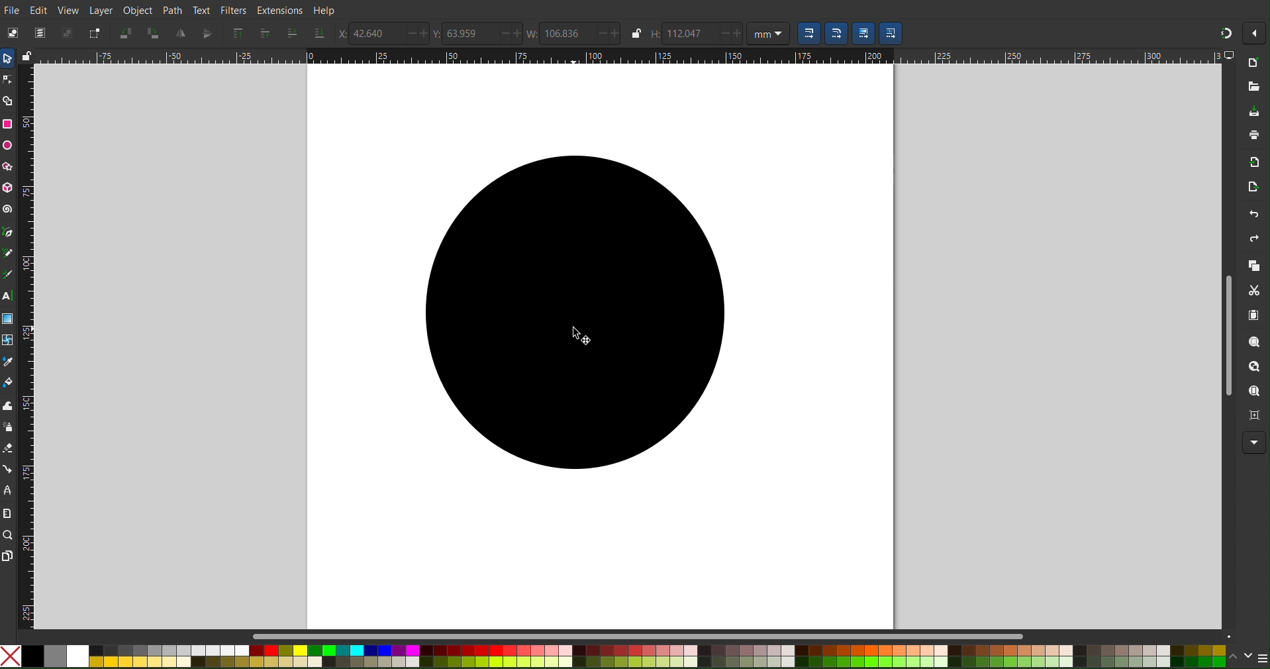 This screenshot has height=669, width=1270. I want to click on View, so click(70, 8).